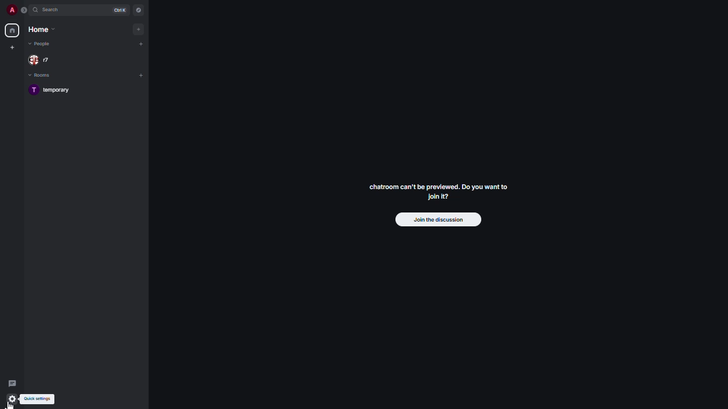  What do you see at coordinates (41, 75) in the screenshot?
I see `rooms` at bounding box center [41, 75].